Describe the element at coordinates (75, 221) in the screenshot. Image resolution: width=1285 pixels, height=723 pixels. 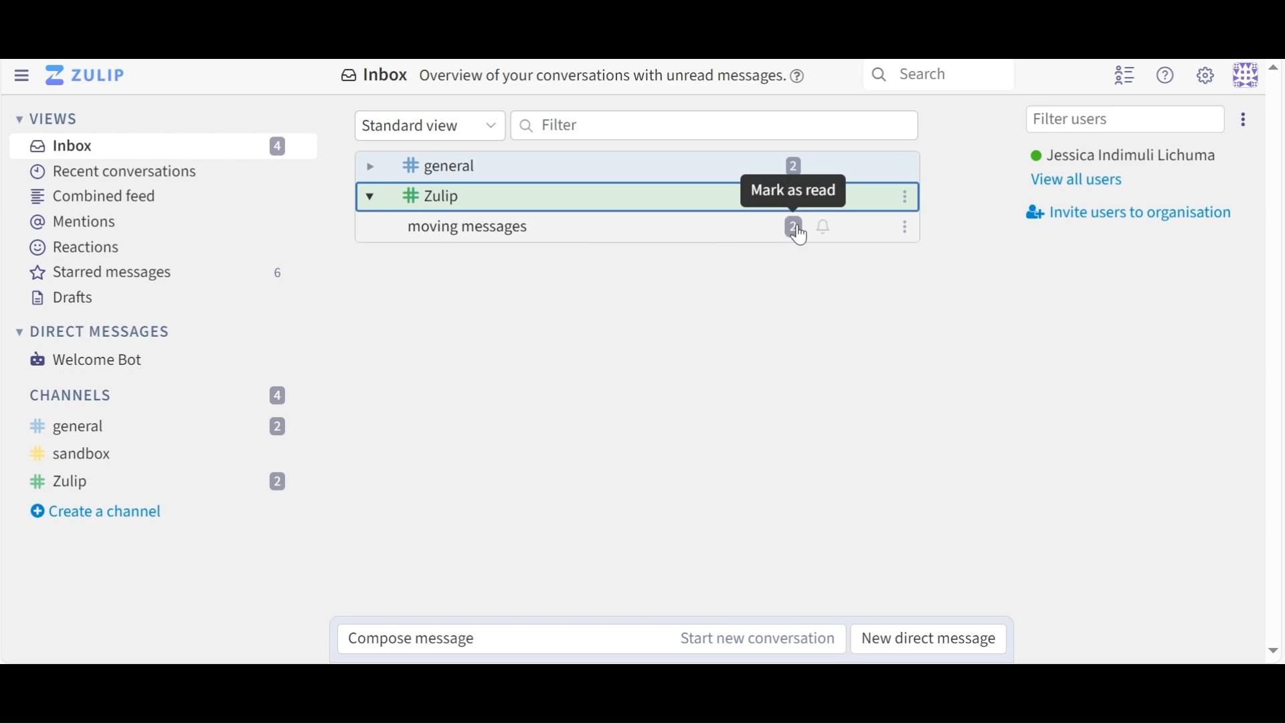
I see `Mentions` at that location.